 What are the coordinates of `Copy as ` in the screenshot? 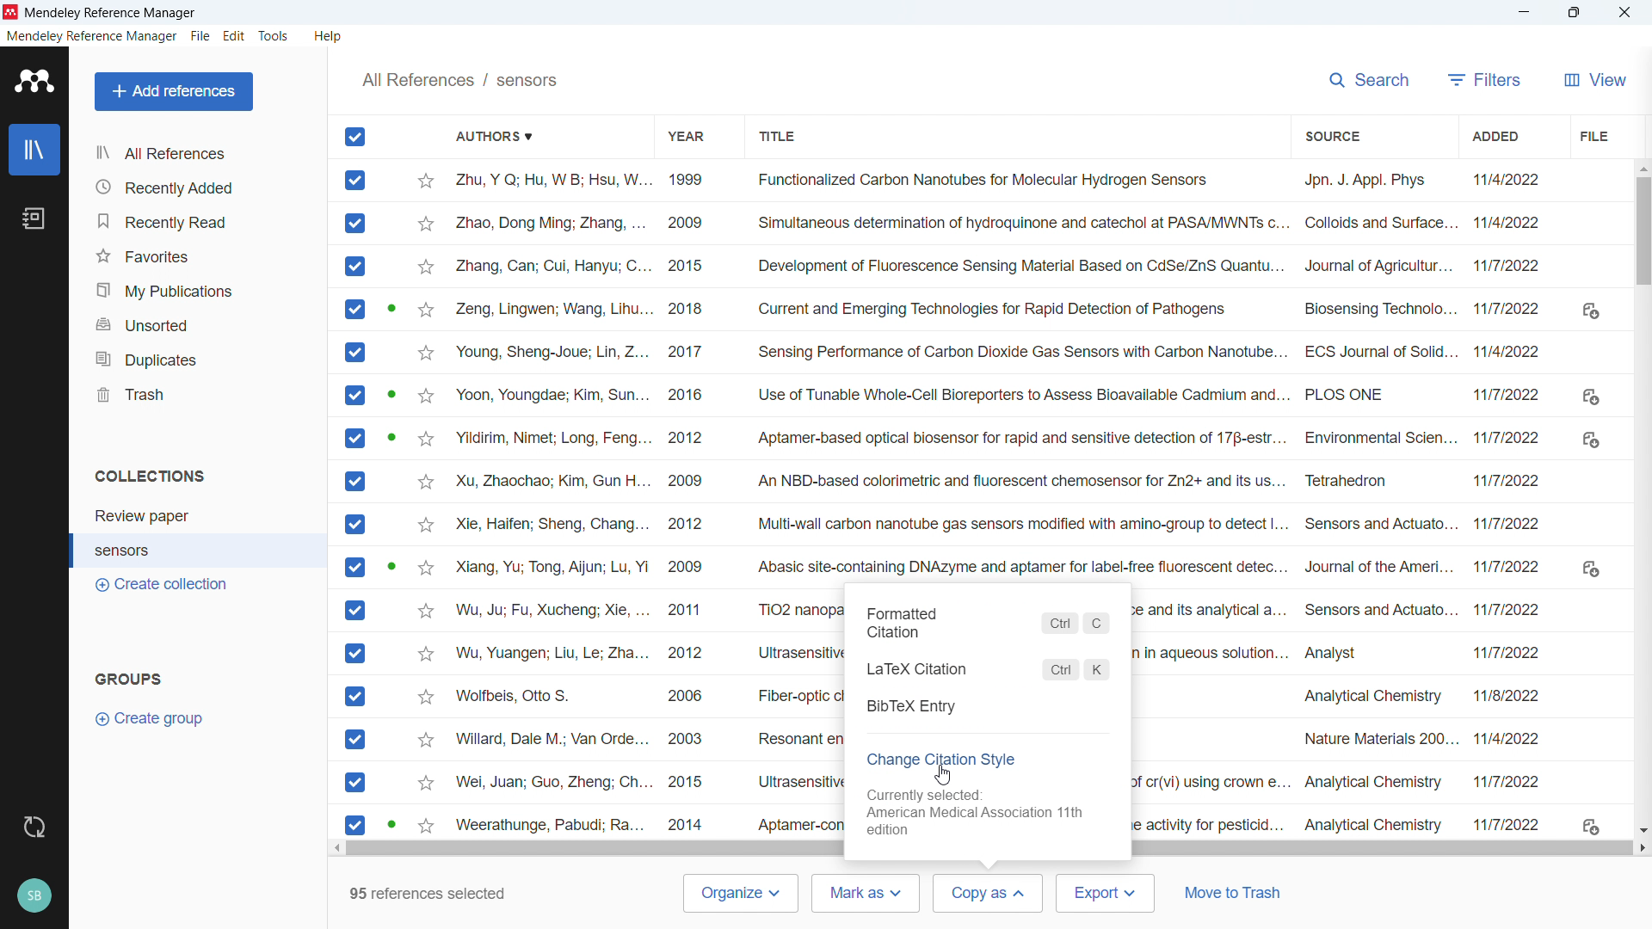 It's located at (989, 894).